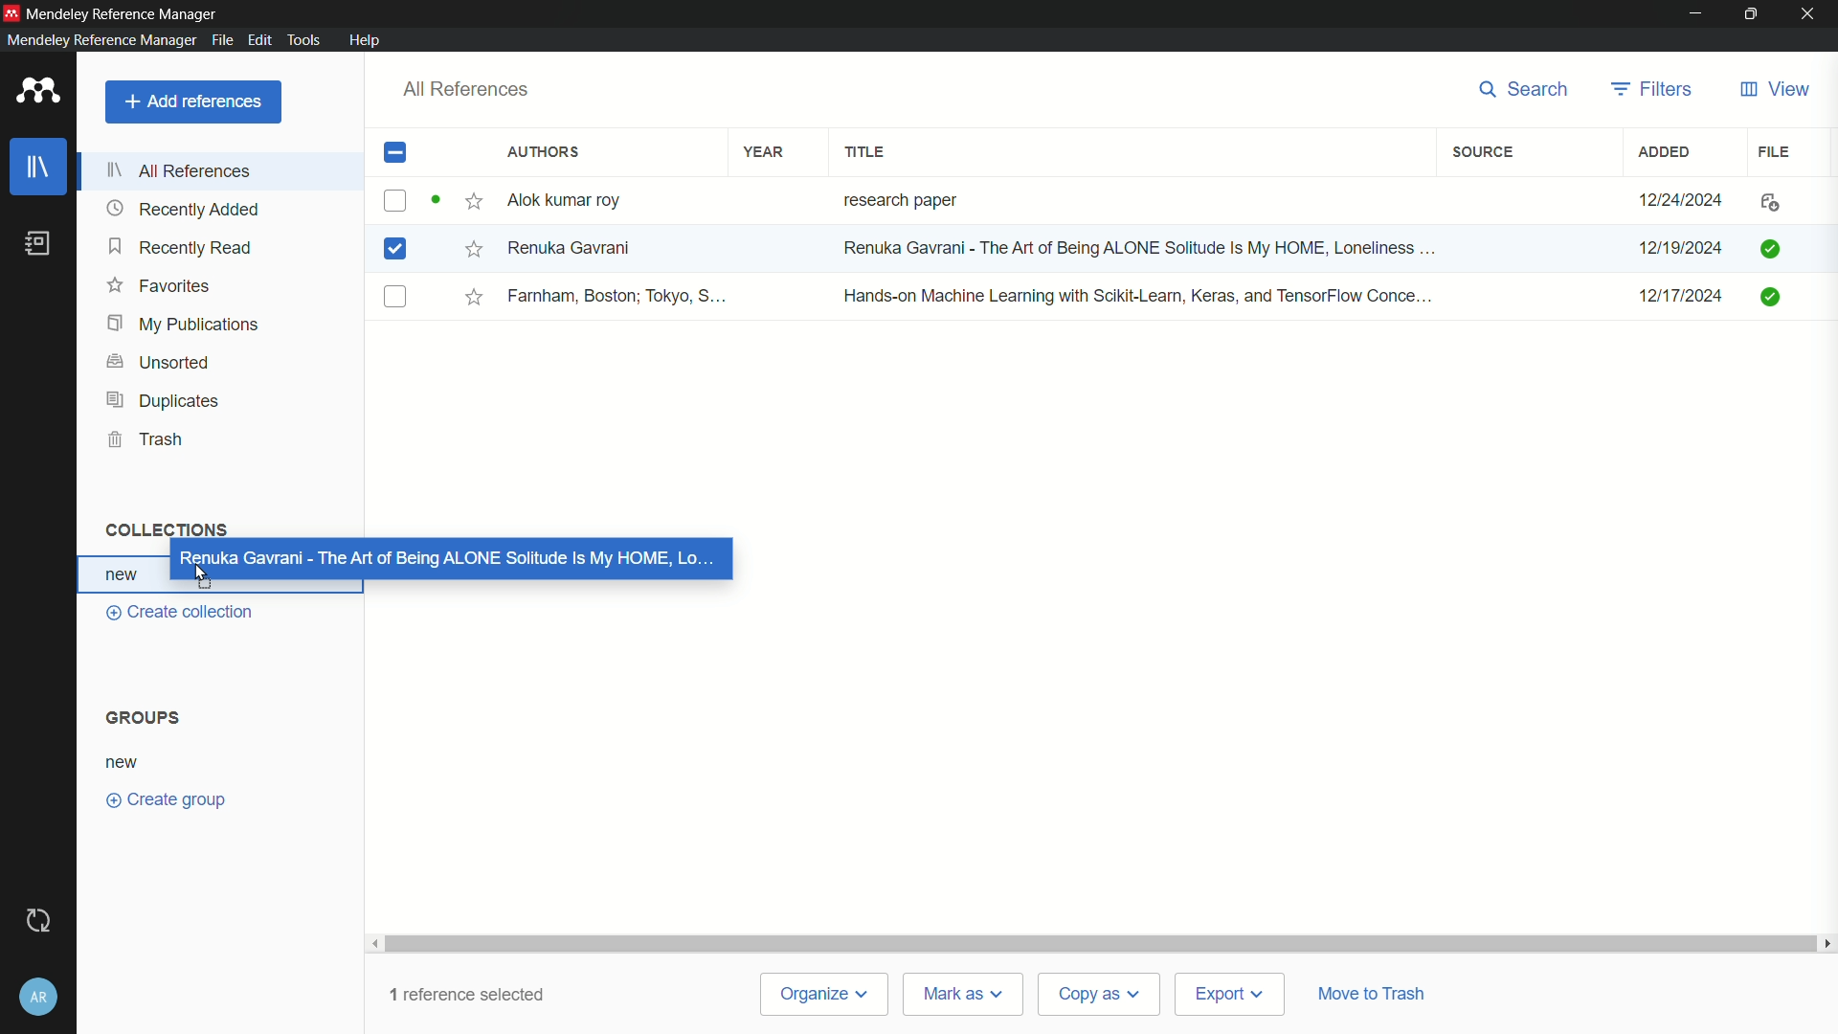 The image size is (1838, 1034). Describe the element at coordinates (209, 576) in the screenshot. I see `cursor` at that location.